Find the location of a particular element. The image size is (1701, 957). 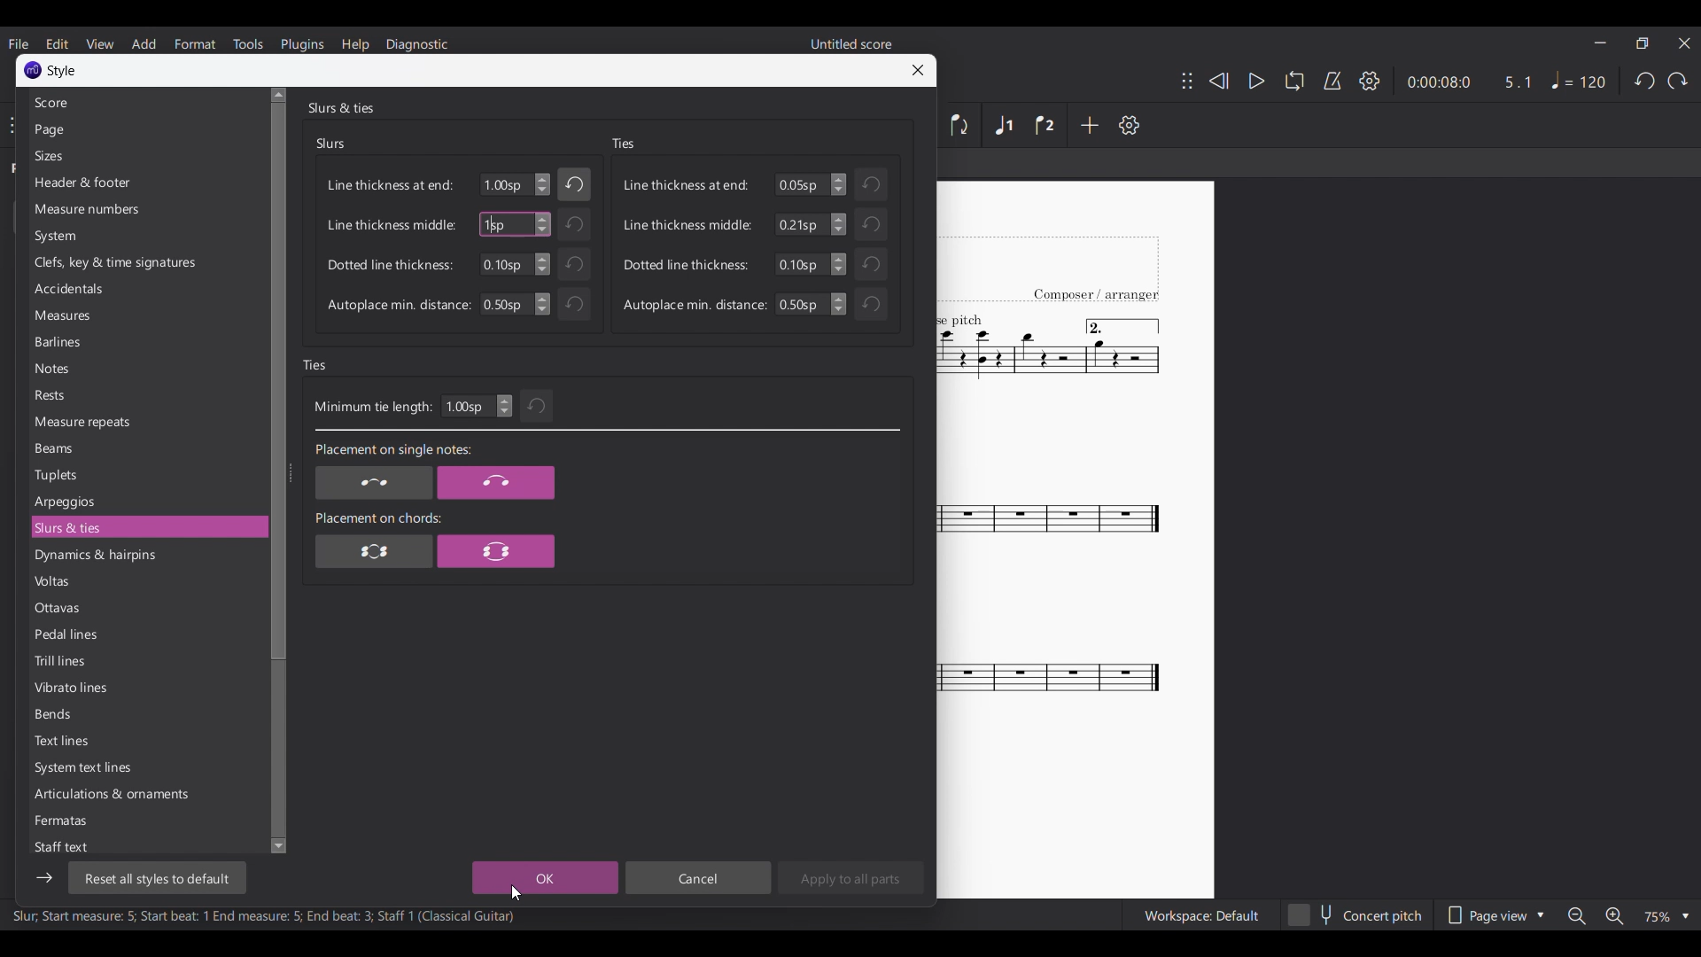

Measure numbers is located at coordinates (146, 209).